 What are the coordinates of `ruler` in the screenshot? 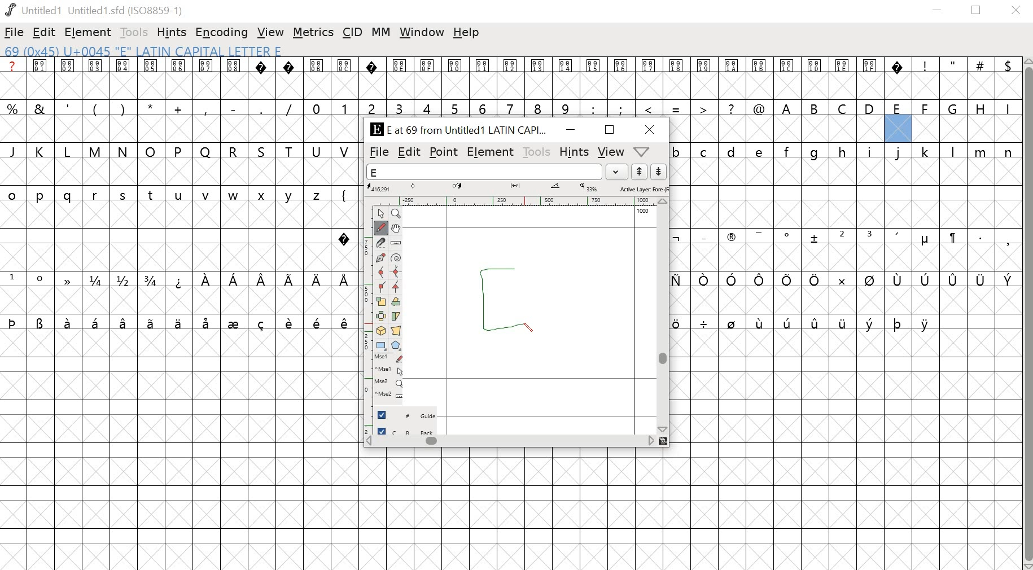 It's located at (364, 318).